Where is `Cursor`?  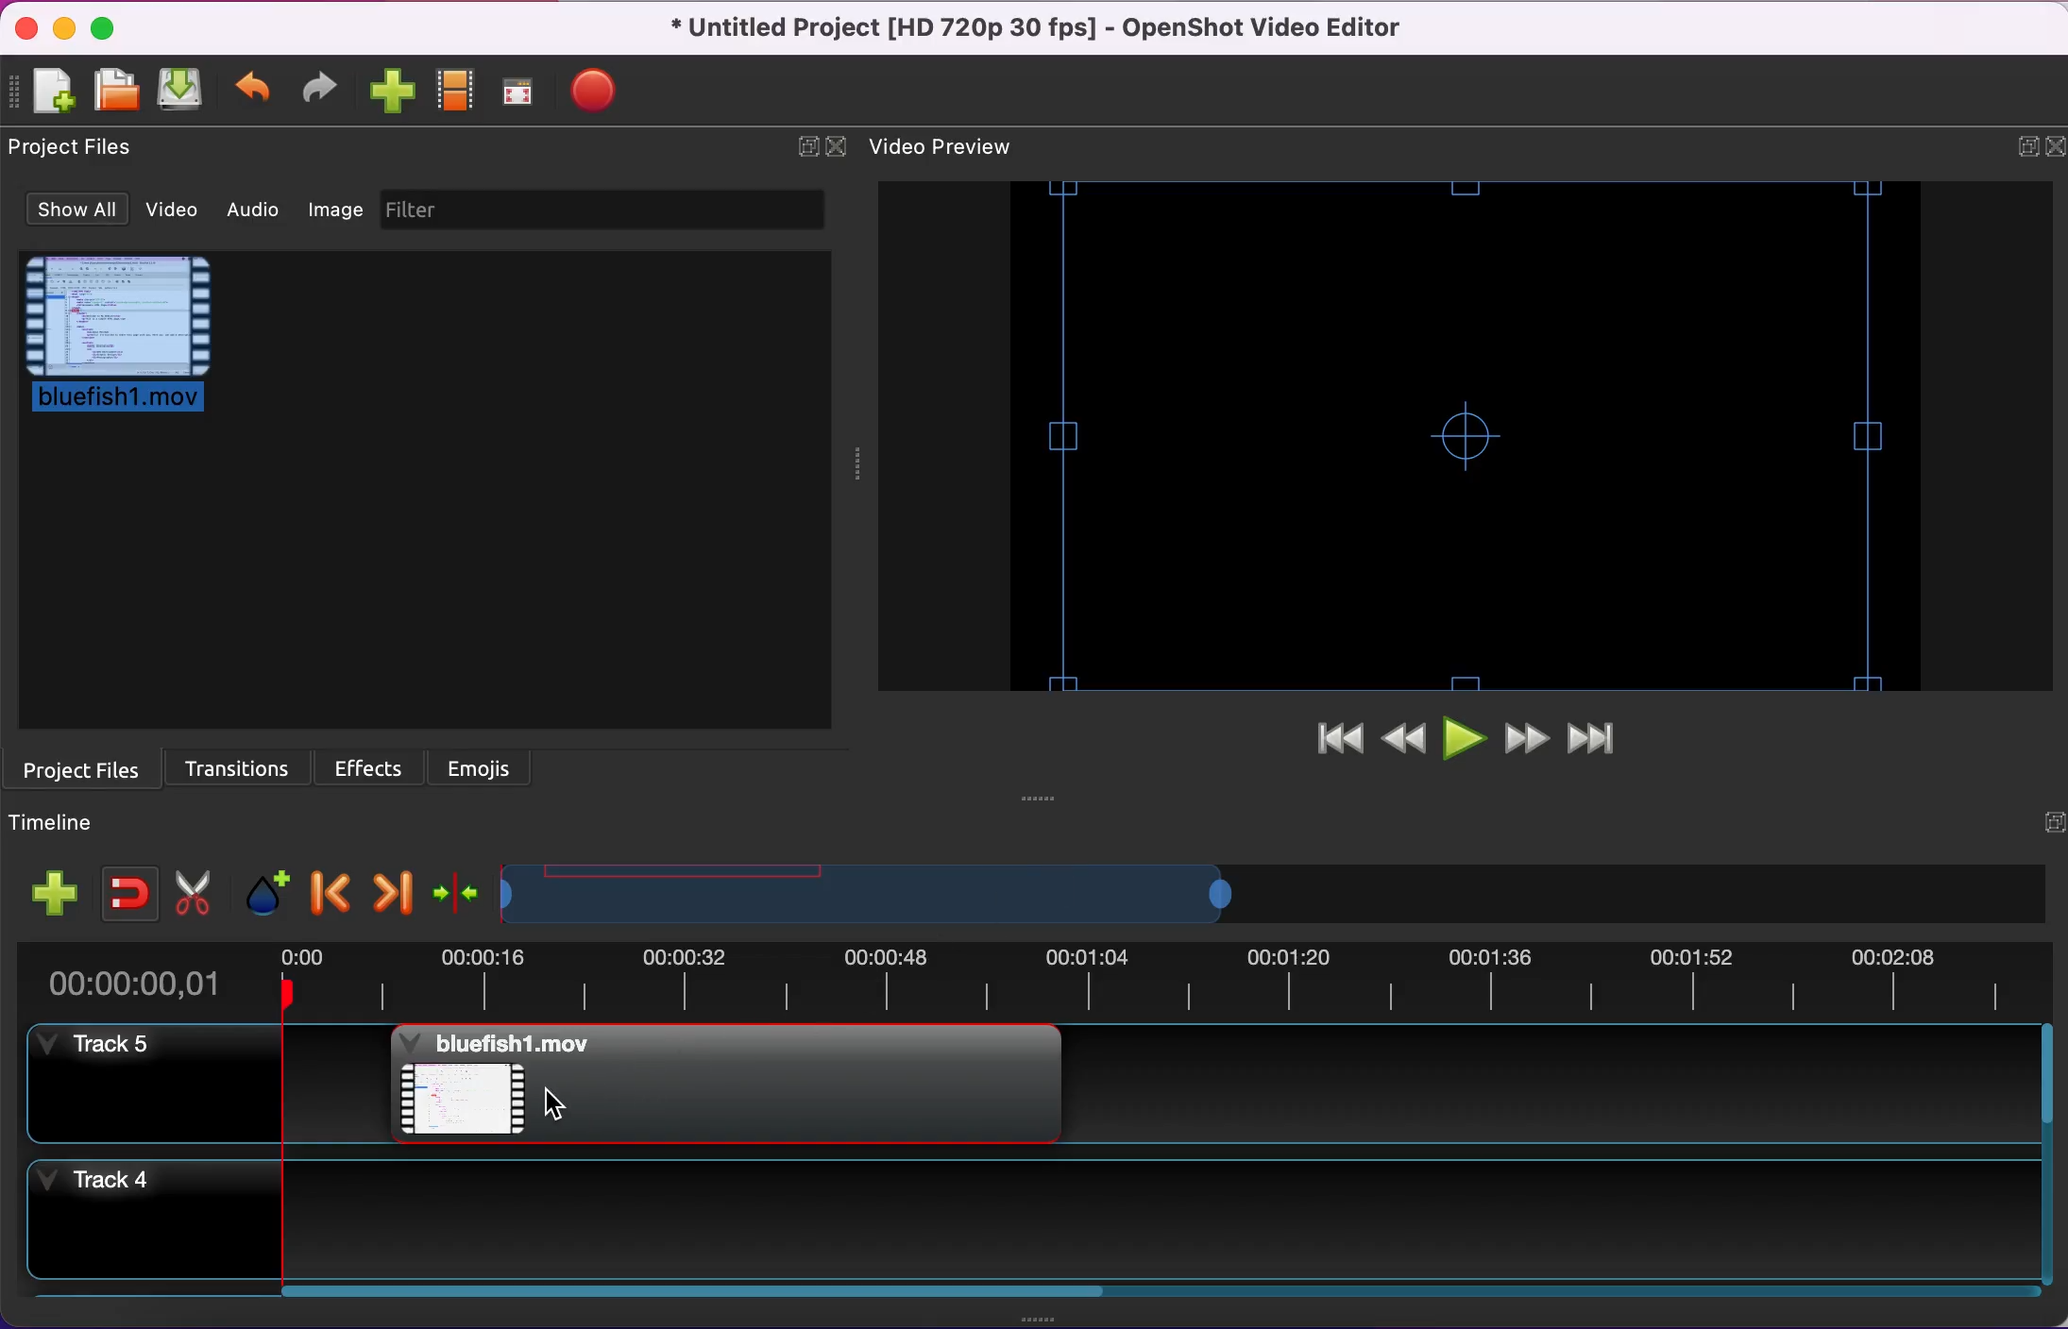 Cursor is located at coordinates (553, 1102).